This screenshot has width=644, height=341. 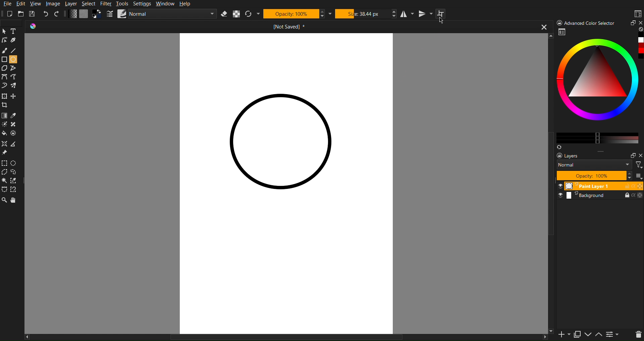 What do you see at coordinates (560, 147) in the screenshot?
I see `Syns` at bounding box center [560, 147].